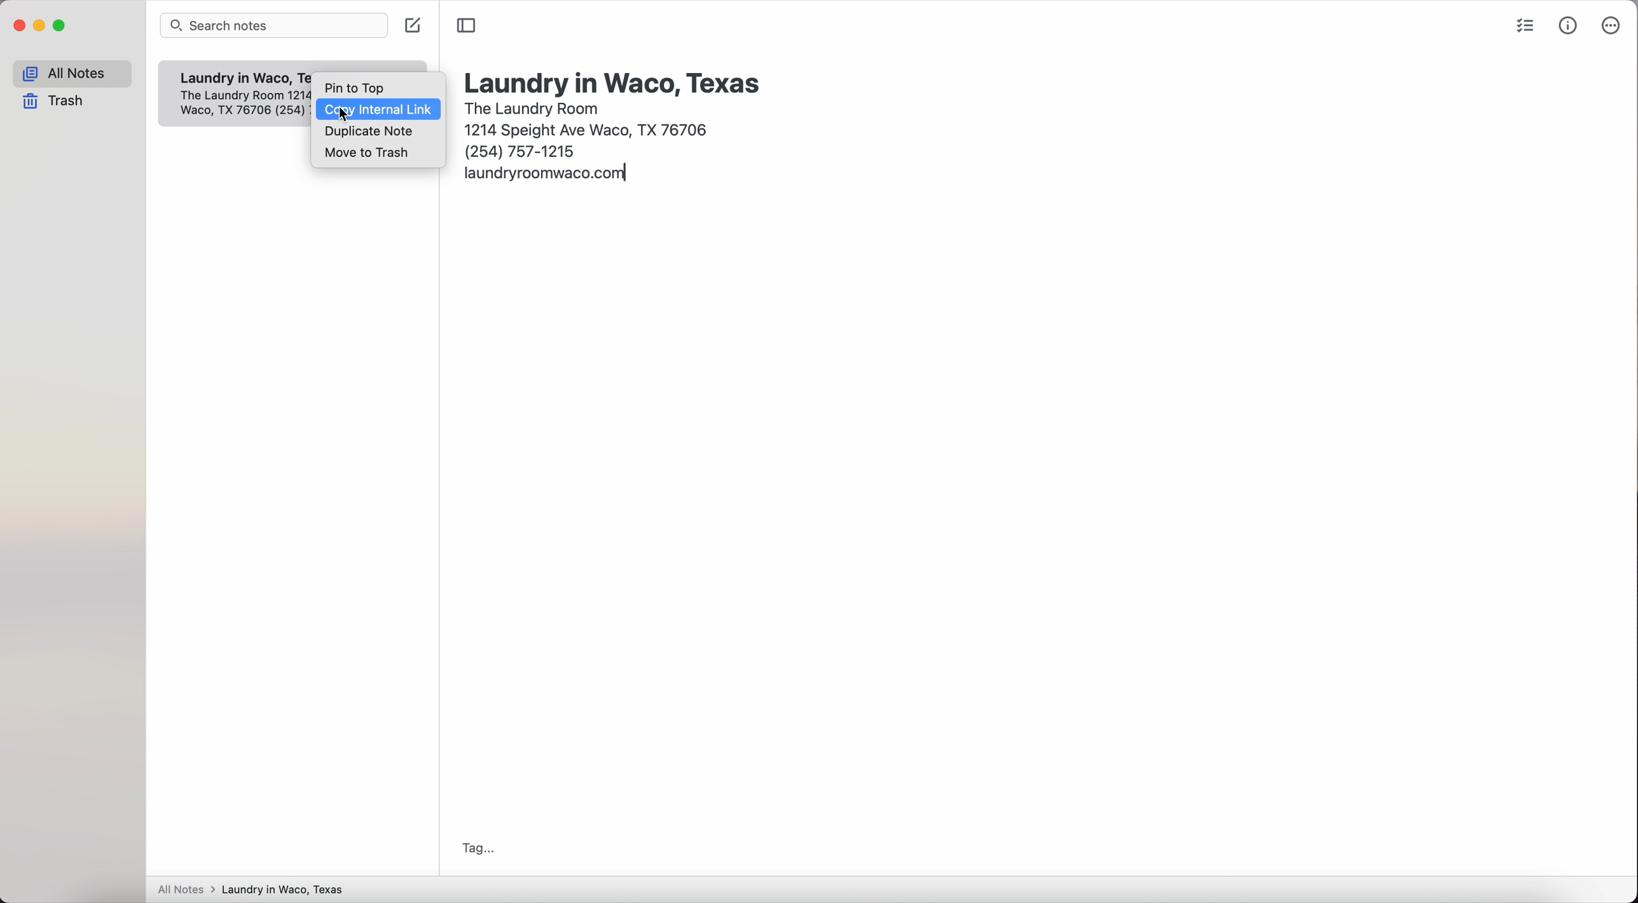 The image size is (1638, 903). What do you see at coordinates (474, 848) in the screenshot?
I see `tag` at bounding box center [474, 848].